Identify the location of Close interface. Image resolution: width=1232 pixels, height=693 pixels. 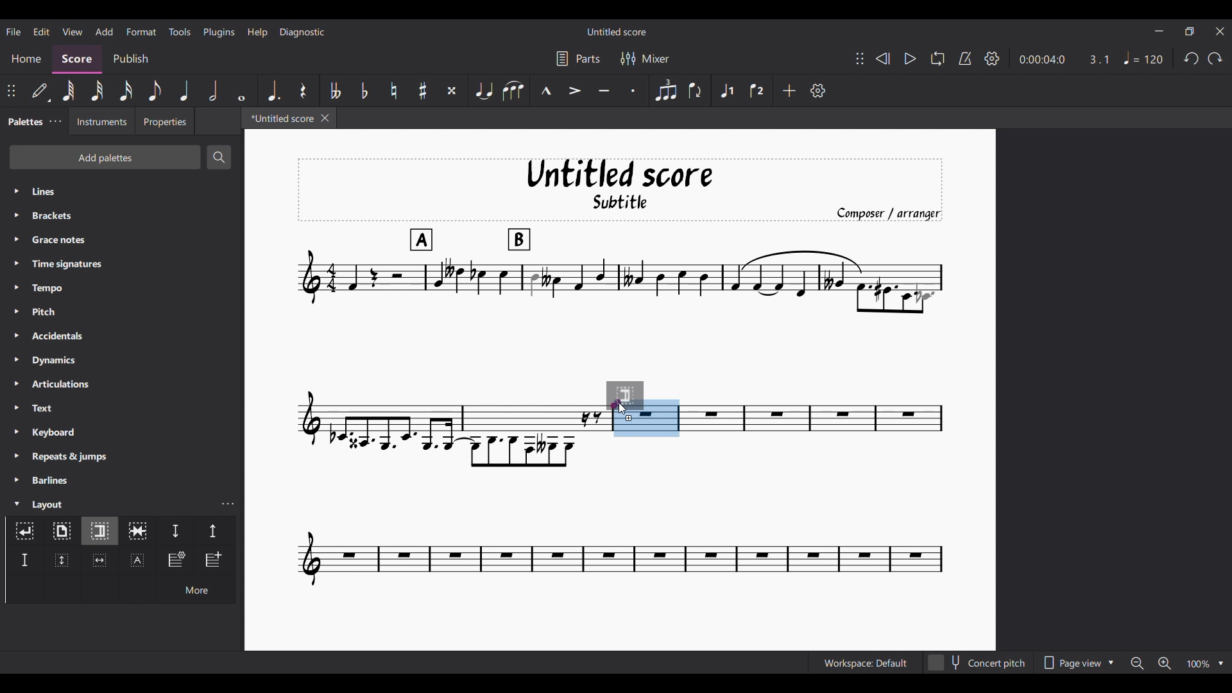
(1220, 31).